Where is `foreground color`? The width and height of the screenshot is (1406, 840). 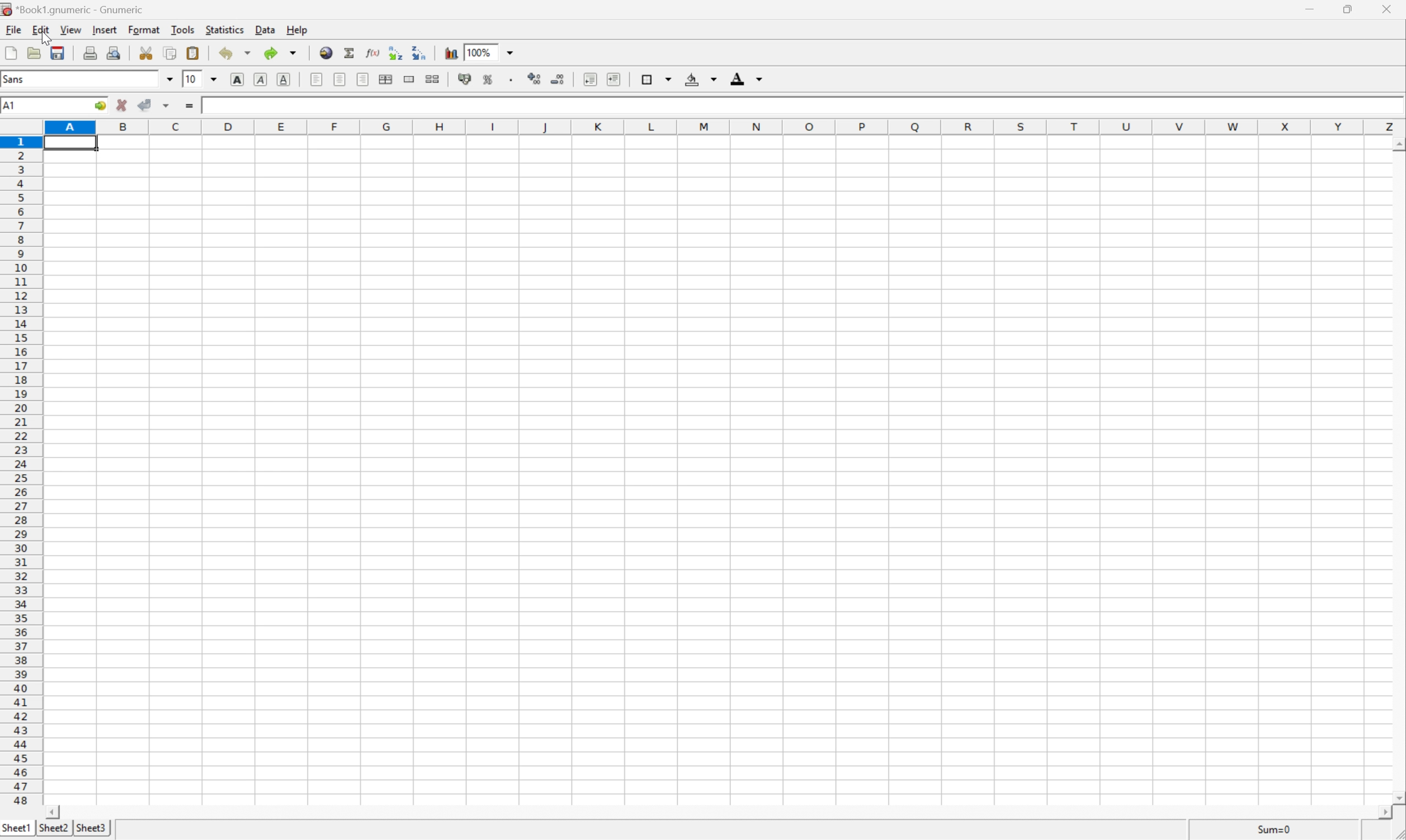 foreground color is located at coordinates (746, 78).